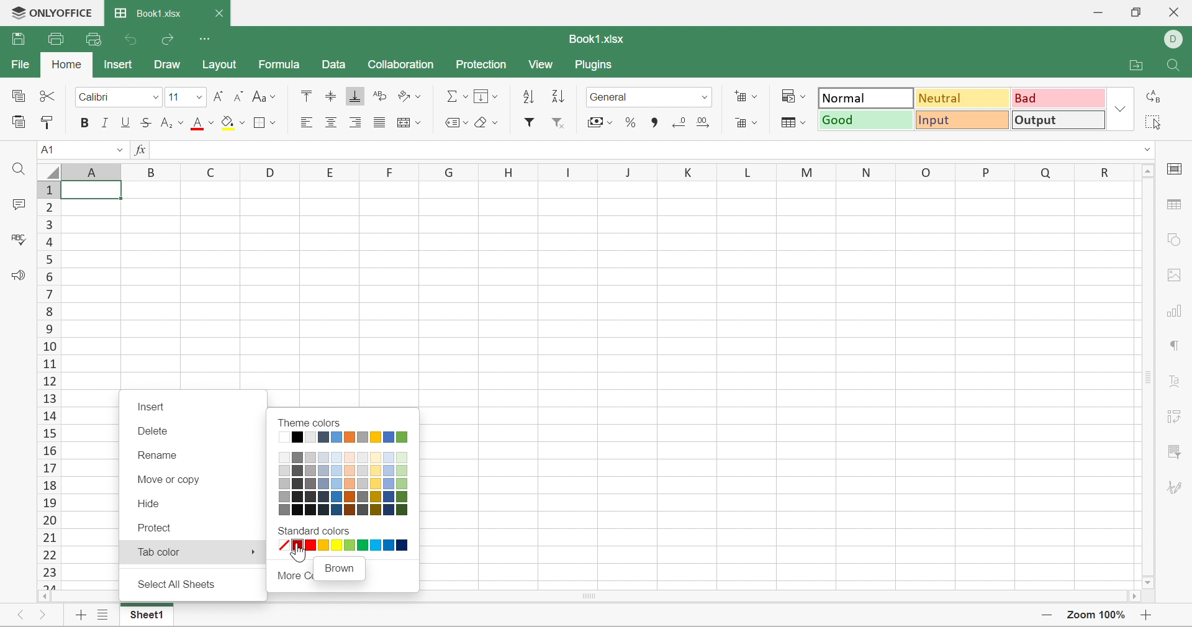  Describe the element at coordinates (798, 171) in the screenshot. I see `M` at that location.